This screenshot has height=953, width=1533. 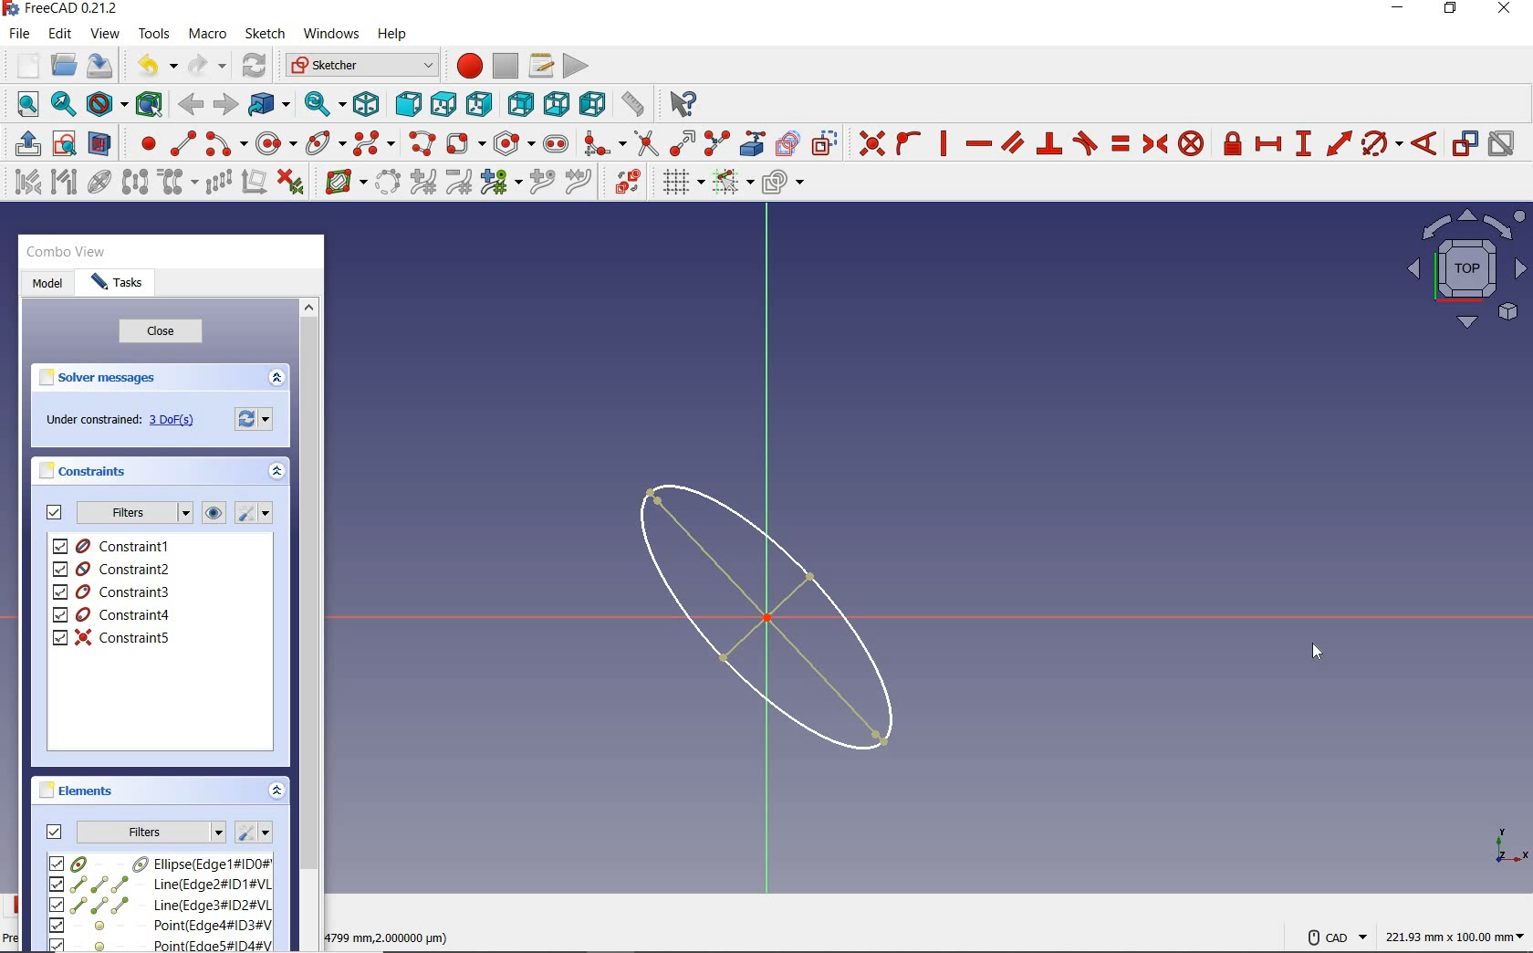 I want to click on top, so click(x=443, y=100).